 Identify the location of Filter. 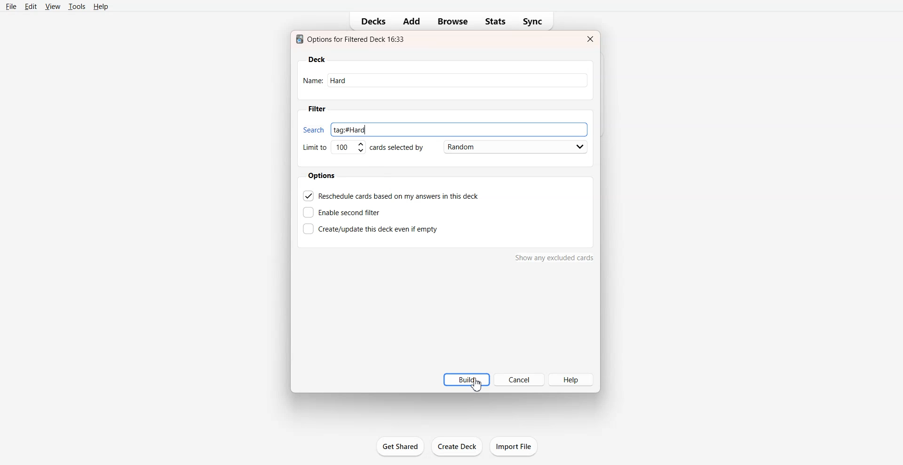
(317, 109).